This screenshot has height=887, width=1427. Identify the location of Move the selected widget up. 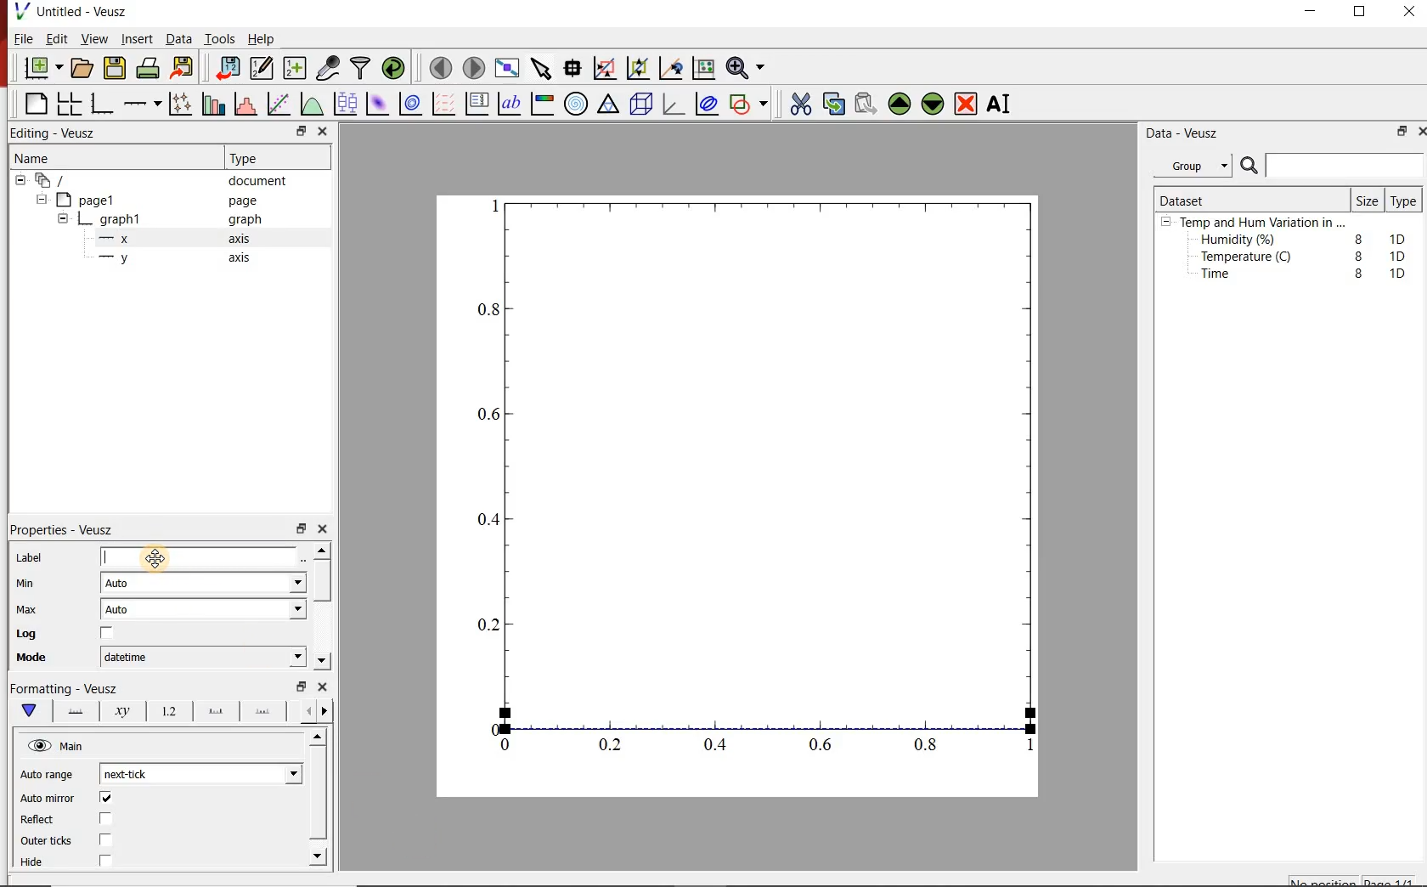
(900, 102).